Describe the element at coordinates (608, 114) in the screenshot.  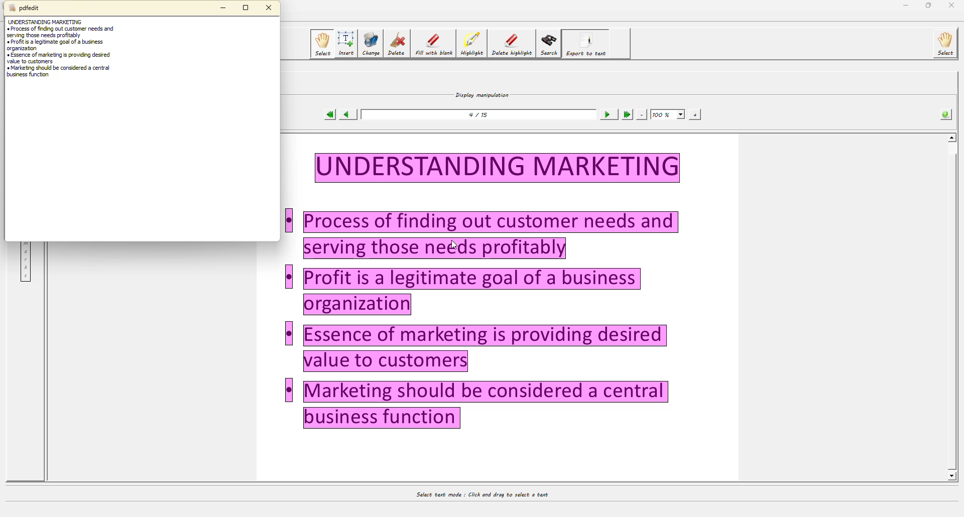
I see `next page` at that location.